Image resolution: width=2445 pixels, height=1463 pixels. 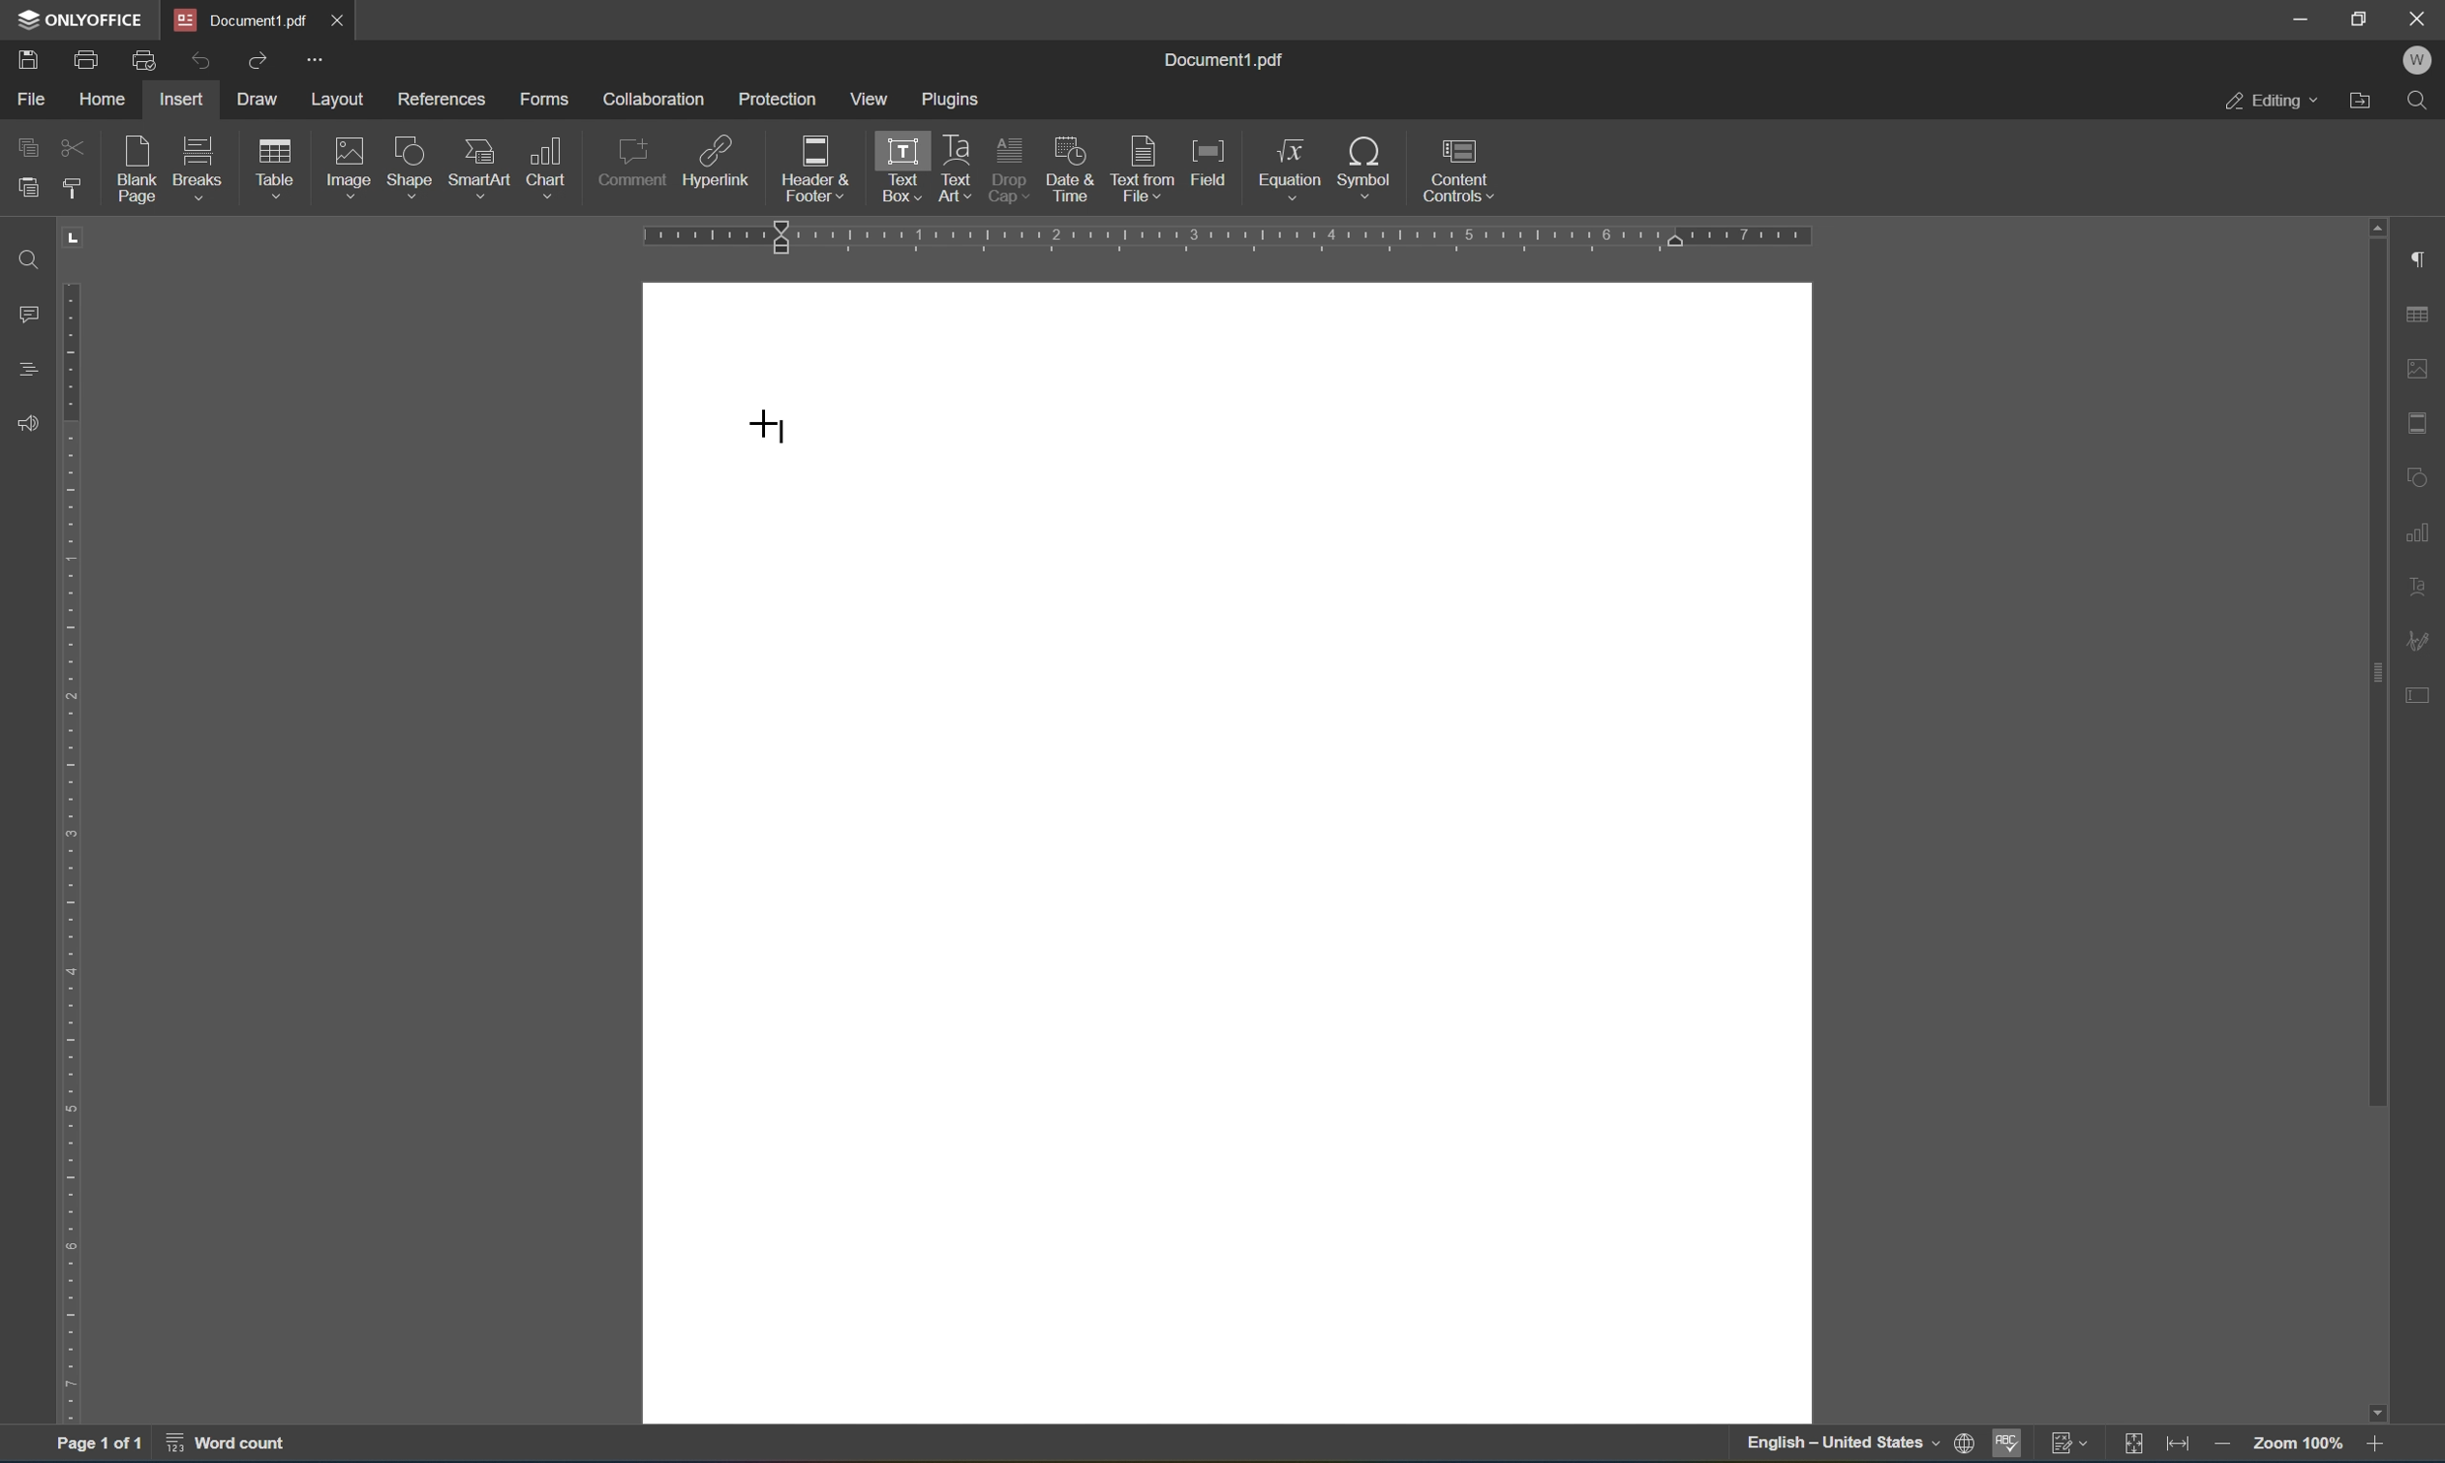 What do you see at coordinates (88, 60) in the screenshot?
I see `Print` at bounding box center [88, 60].